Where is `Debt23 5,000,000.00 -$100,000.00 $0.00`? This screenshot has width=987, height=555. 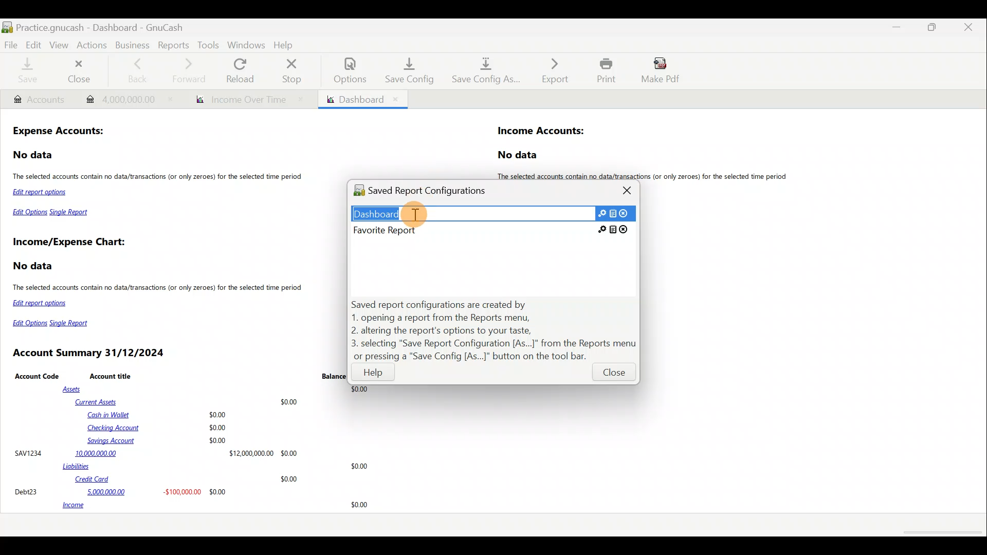
Debt23 5,000,000.00 -$100,000.00 $0.00 is located at coordinates (121, 491).